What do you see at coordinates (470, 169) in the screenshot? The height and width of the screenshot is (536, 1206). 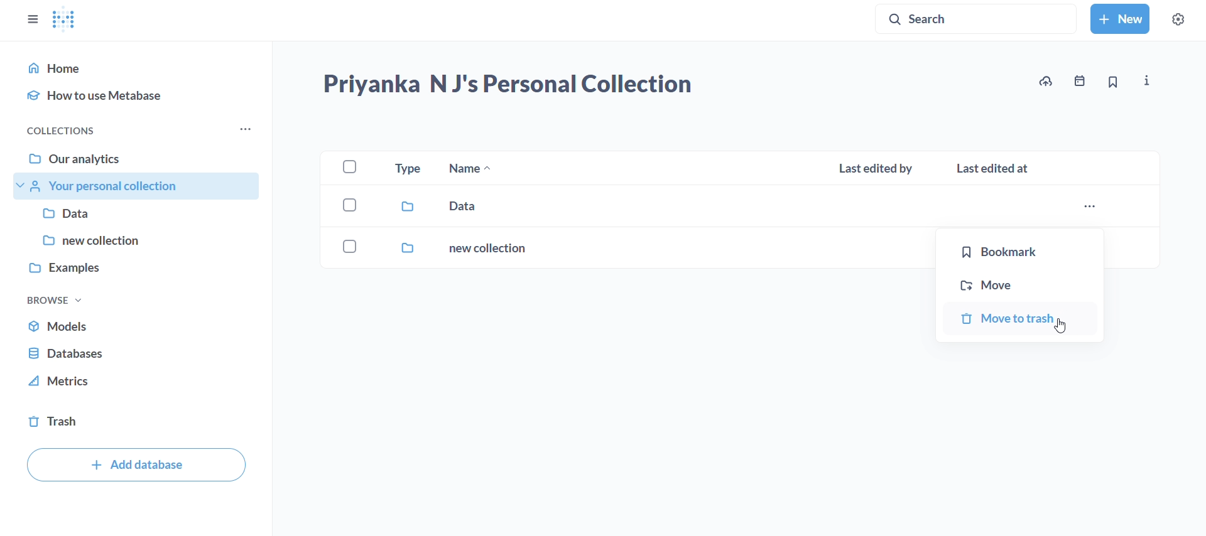 I see `name` at bounding box center [470, 169].